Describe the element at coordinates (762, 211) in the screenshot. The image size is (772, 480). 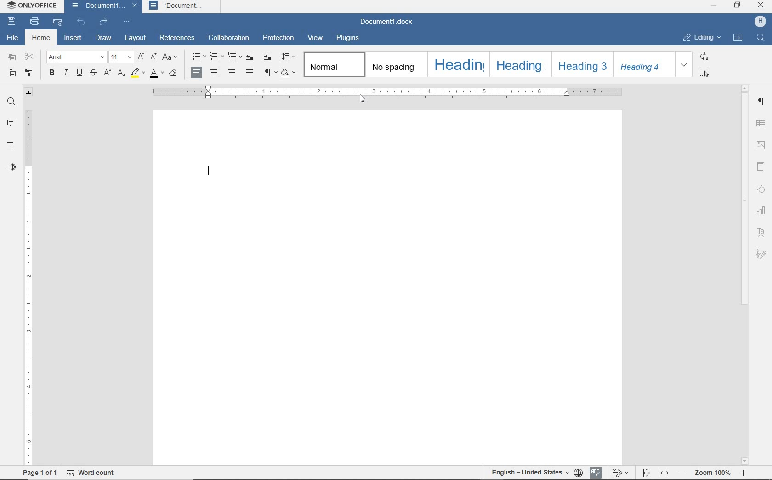
I see `charts` at that location.